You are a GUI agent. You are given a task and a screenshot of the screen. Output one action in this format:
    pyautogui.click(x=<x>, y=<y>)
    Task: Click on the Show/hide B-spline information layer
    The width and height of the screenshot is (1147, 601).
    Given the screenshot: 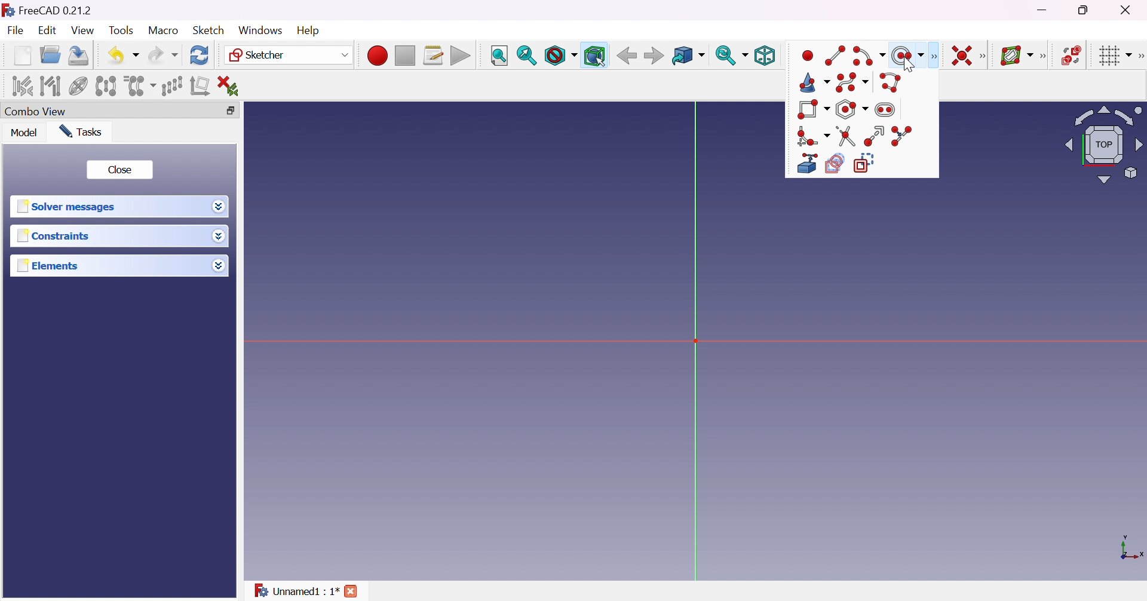 What is the action you would take?
    pyautogui.click(x=1017, y=55)
    